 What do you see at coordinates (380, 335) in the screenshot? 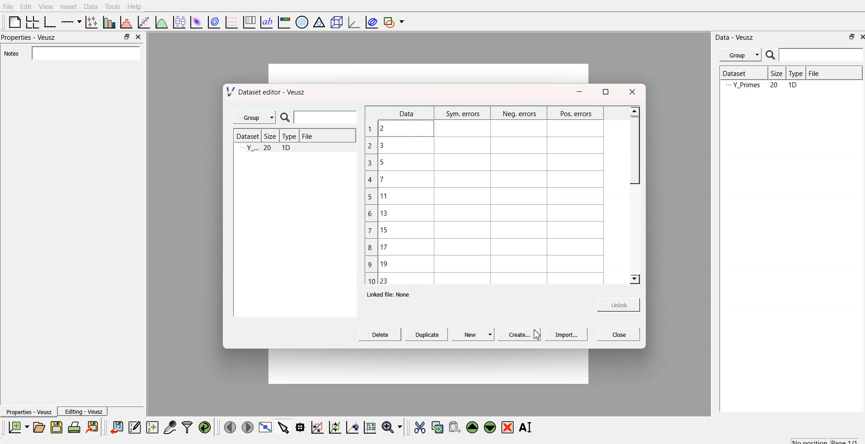
I see `Delete` at bounding box center [380, 335].